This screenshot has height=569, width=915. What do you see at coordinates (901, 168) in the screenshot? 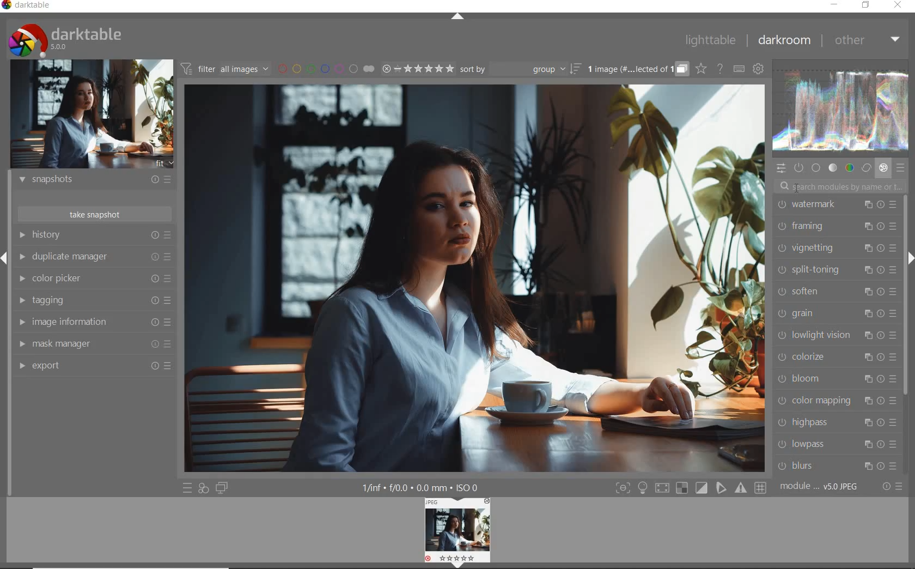
I see `presets` at bounding box center [901, 168].